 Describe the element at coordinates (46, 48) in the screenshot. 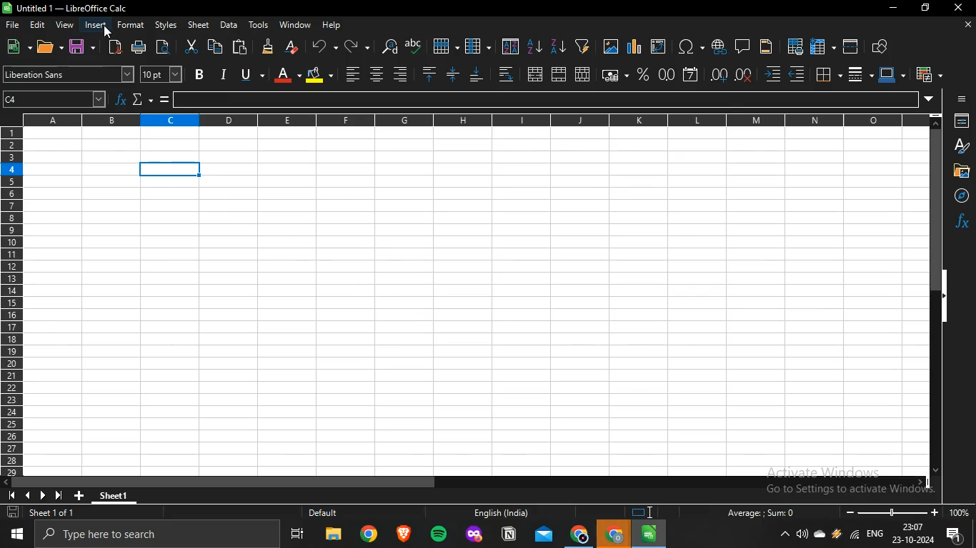

I see `open` at that location.